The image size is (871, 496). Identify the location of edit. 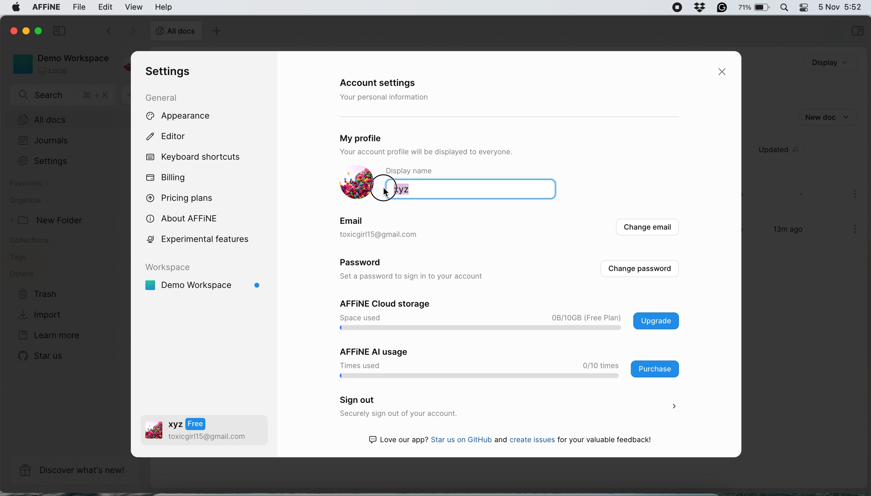
(106, 6).